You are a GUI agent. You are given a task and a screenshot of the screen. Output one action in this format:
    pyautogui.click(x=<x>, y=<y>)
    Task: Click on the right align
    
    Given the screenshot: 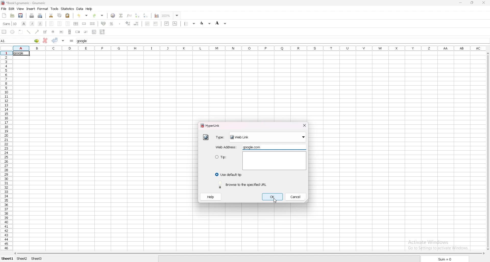 What is the action you would take?
    pyautogui.click(x=67, y=23)
    